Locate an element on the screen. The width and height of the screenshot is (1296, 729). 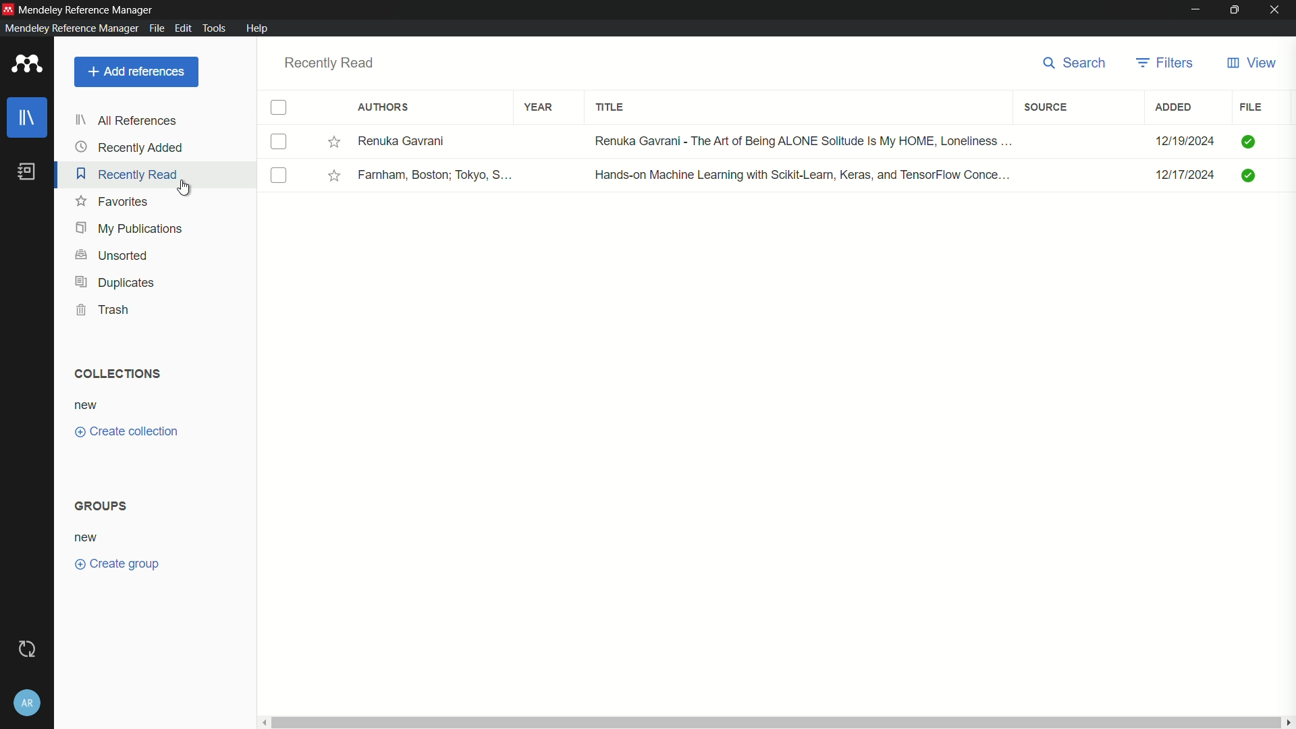
Hands-on Machine Learning is located at coordinates (797, 178).